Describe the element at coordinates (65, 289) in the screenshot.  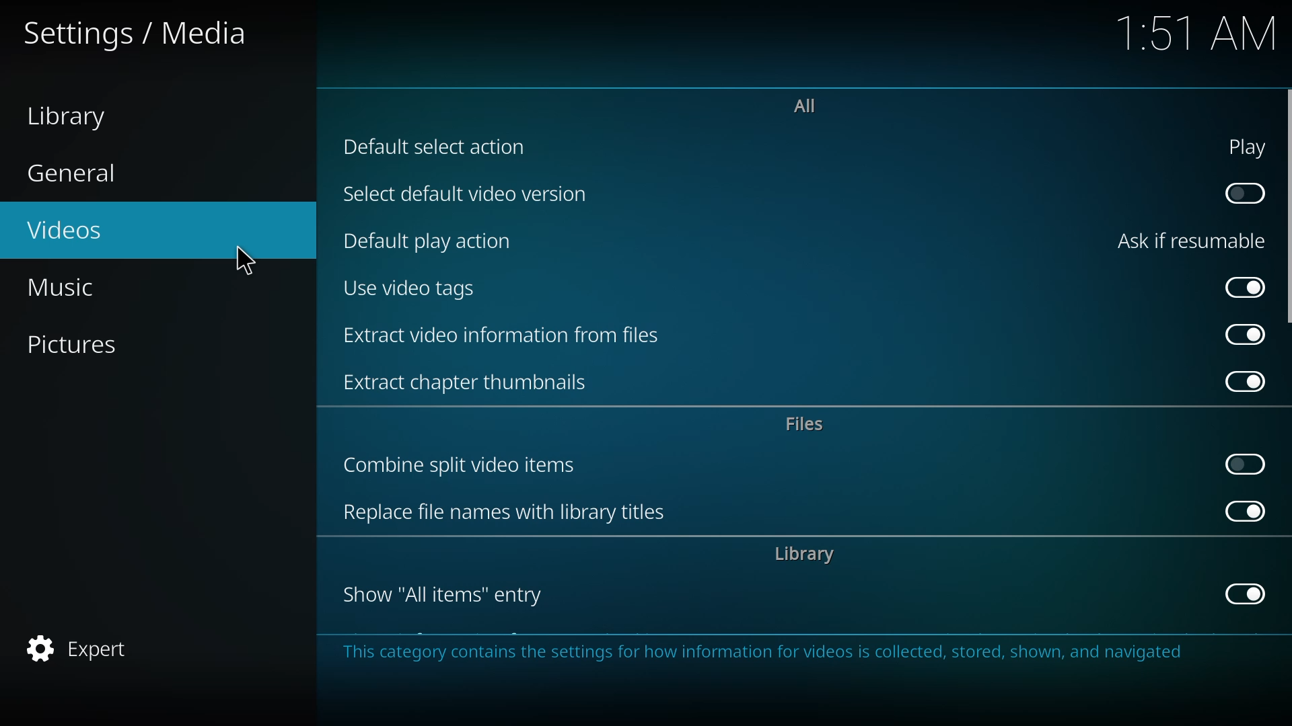
I see `music` at that location.